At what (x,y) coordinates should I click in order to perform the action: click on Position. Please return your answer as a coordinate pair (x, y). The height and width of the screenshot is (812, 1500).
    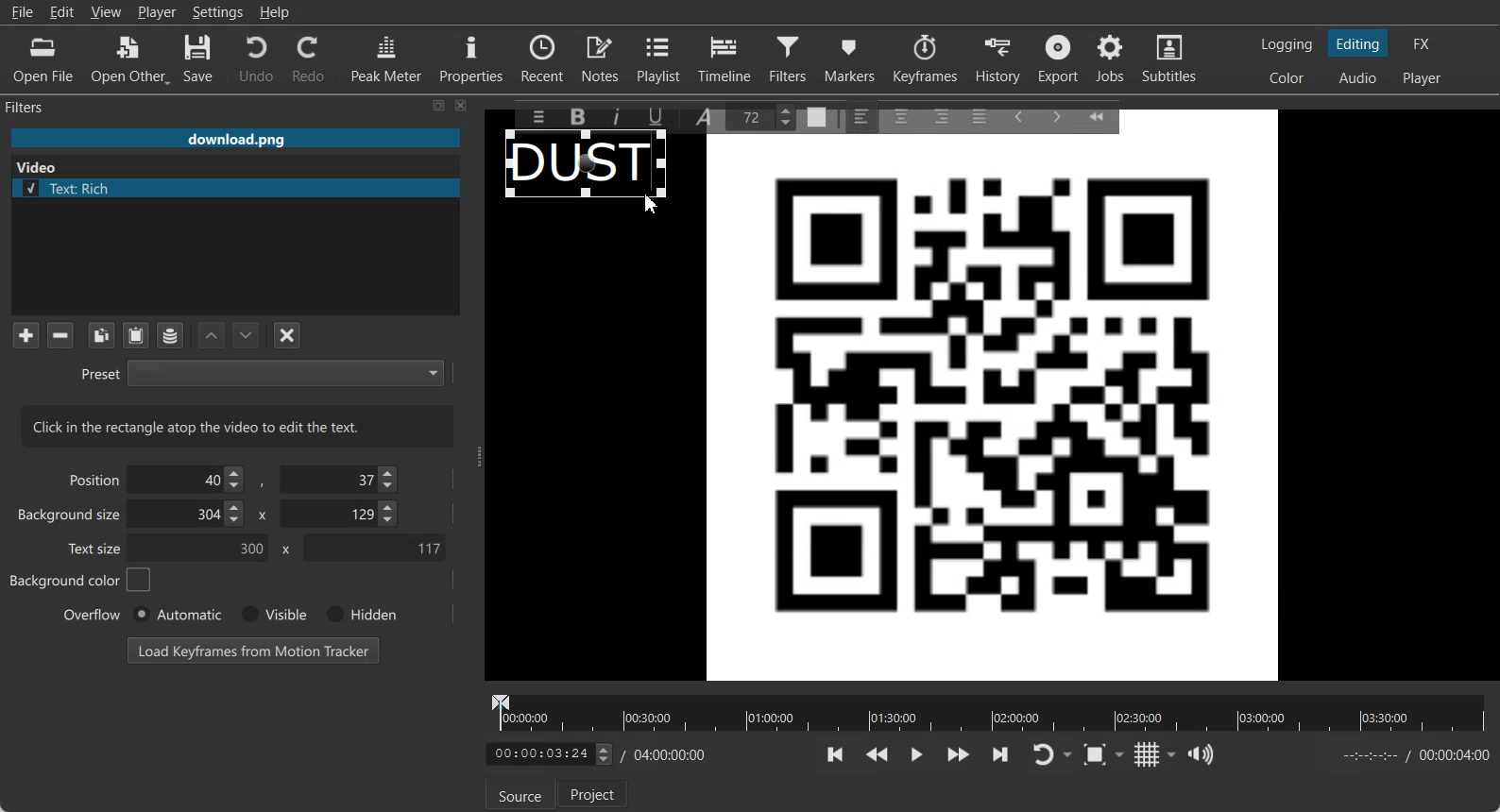
    Looking at the image, I should click on (91, 479).